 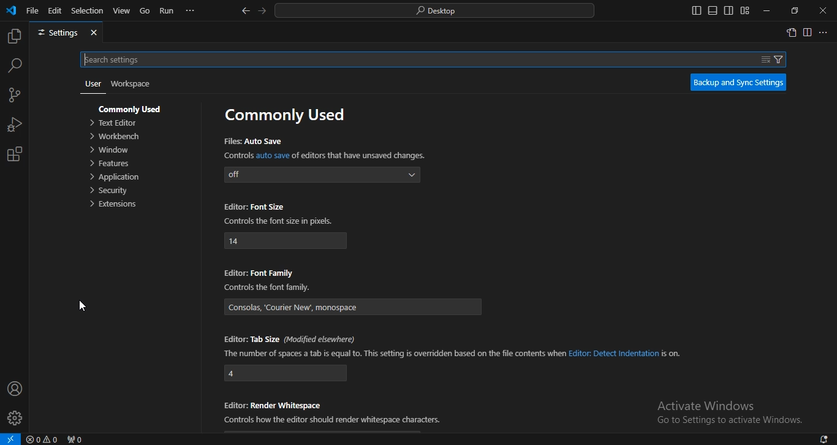 I want to click on filter settings, so click(x=781, y=59).